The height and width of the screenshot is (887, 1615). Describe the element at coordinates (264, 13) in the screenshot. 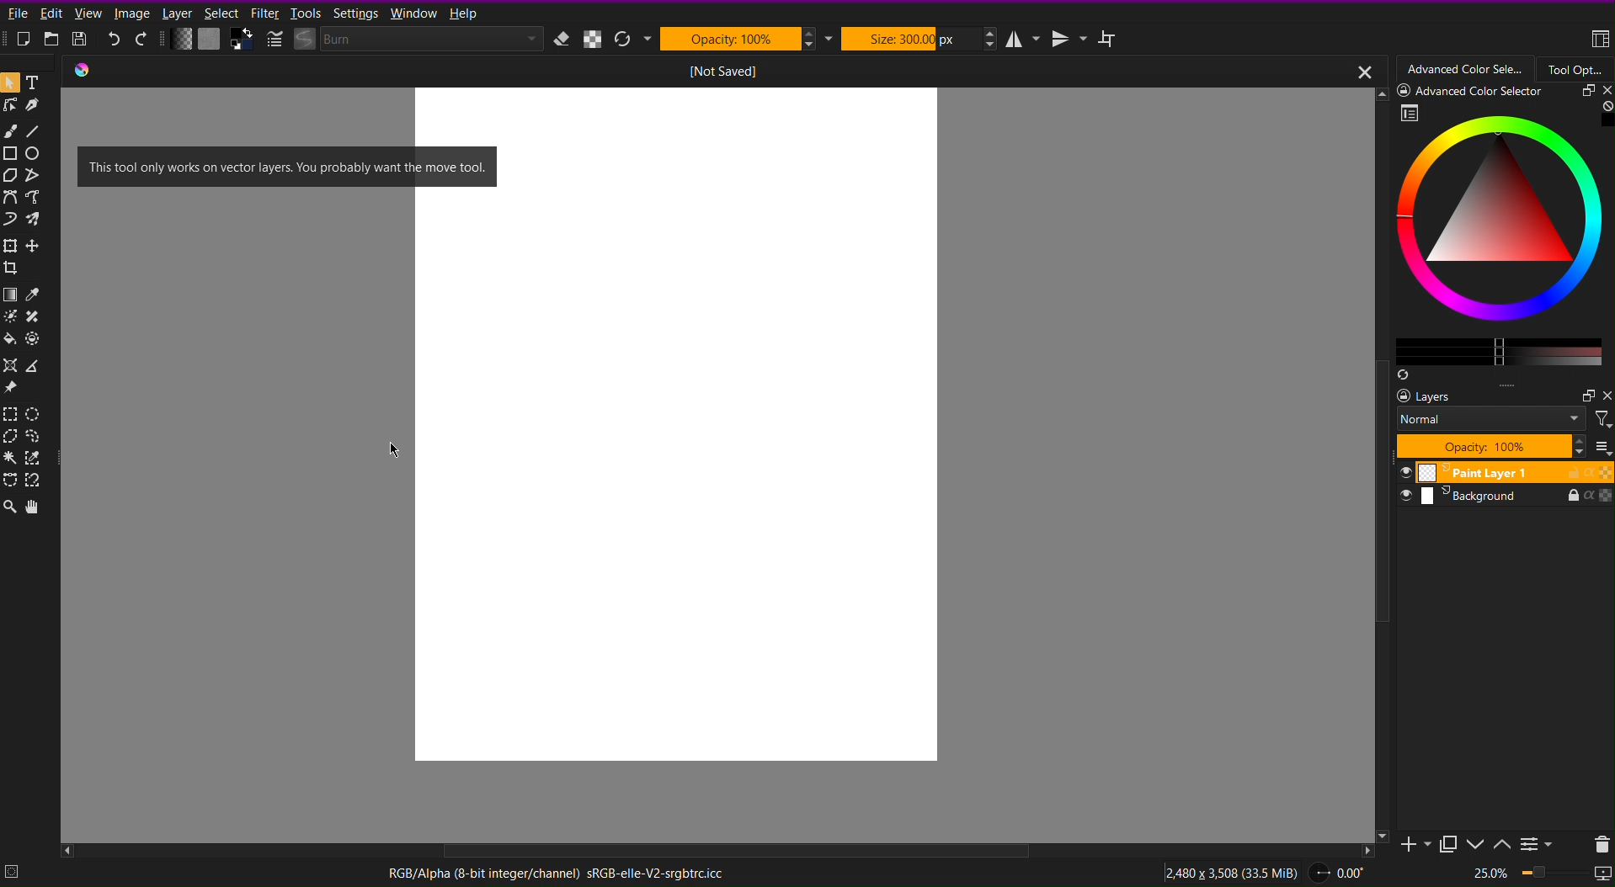

I see `Filter` at that location.